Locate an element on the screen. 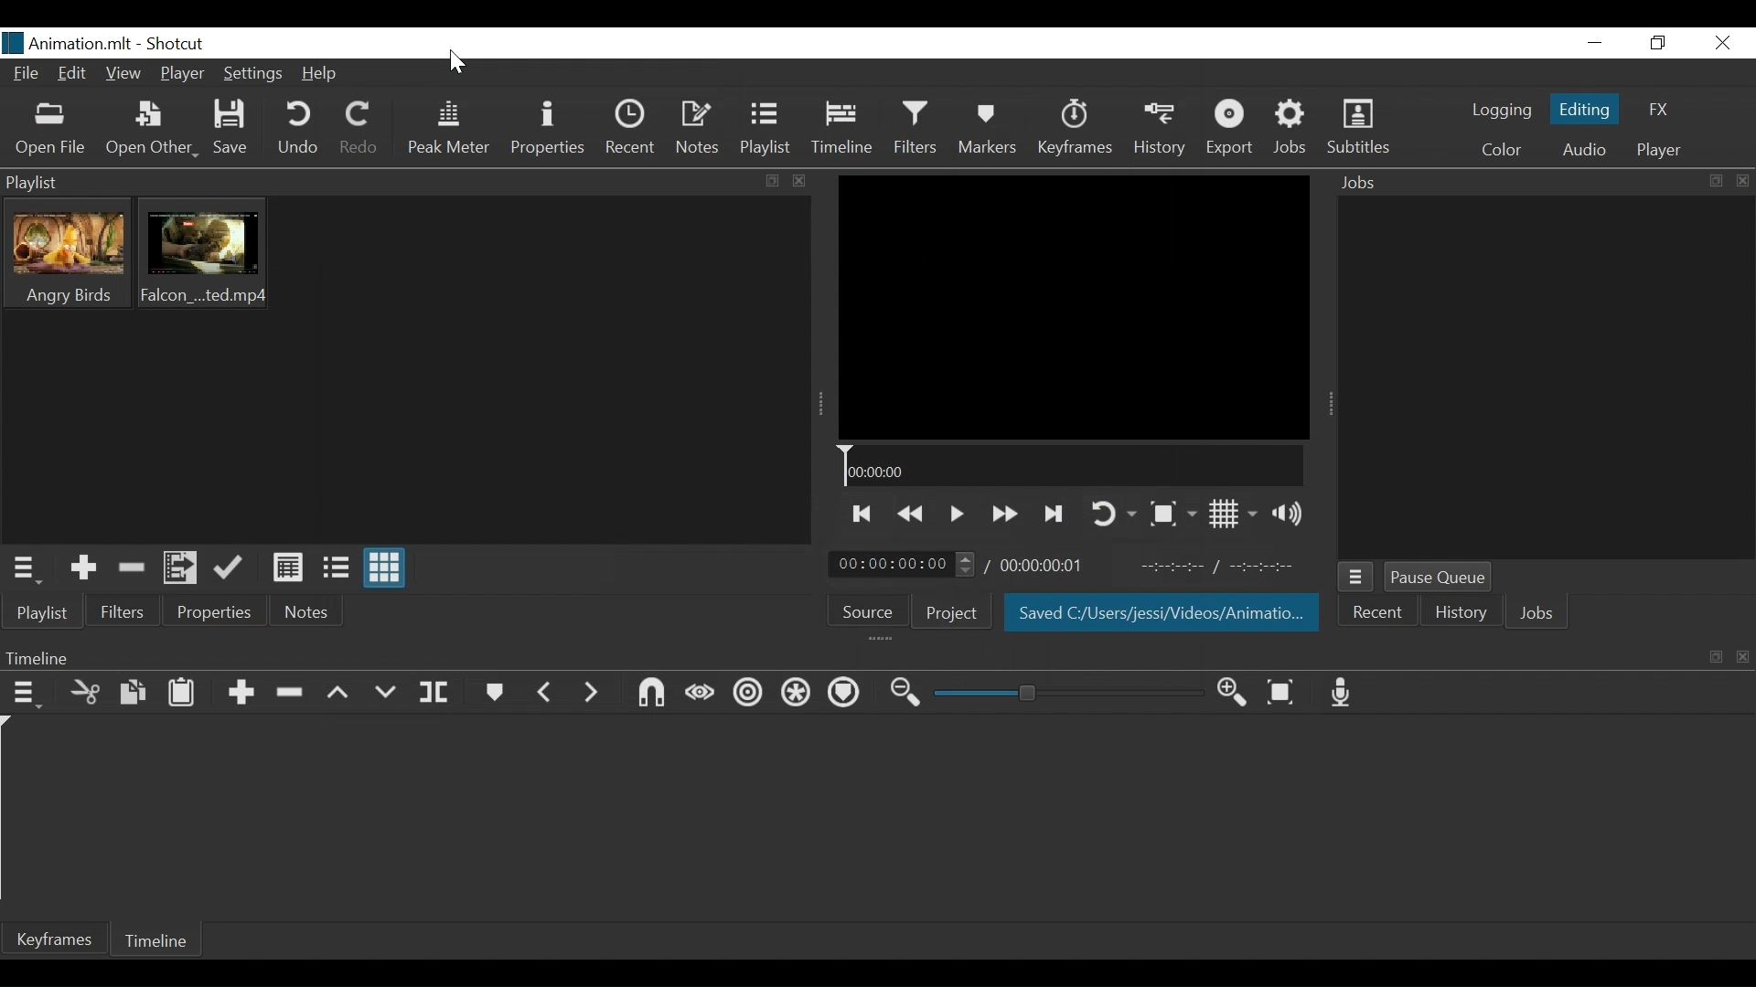 Image resolution: width=1756 pixels, height=987 pixels. Current position is located at coordinates (904, 563).